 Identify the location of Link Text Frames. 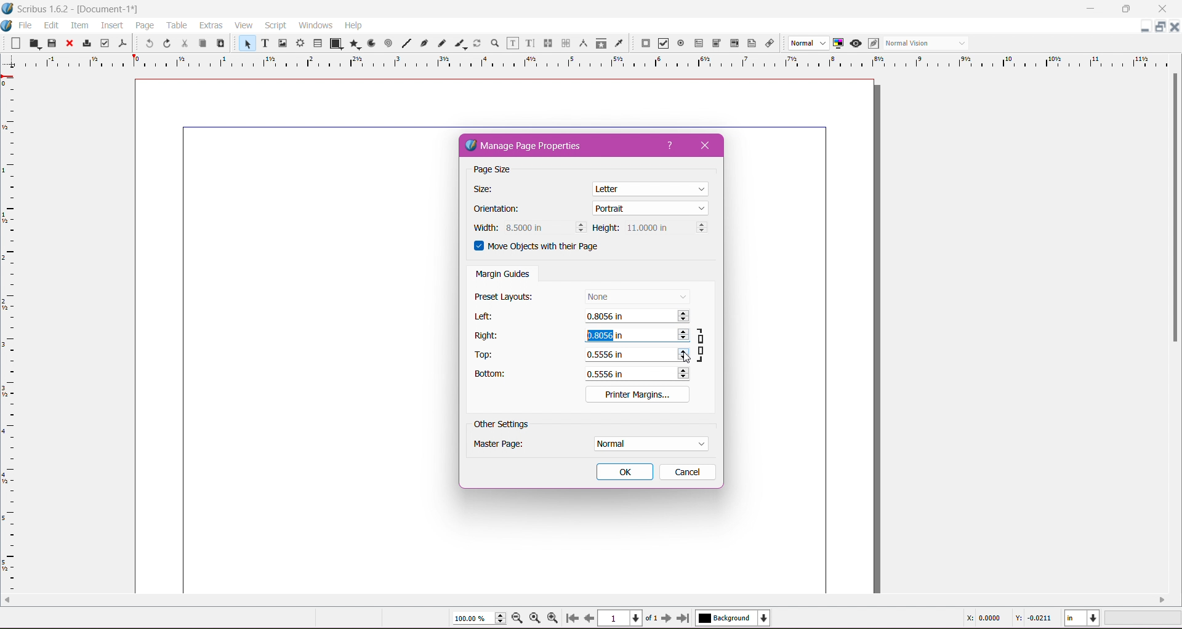
(547, 43).